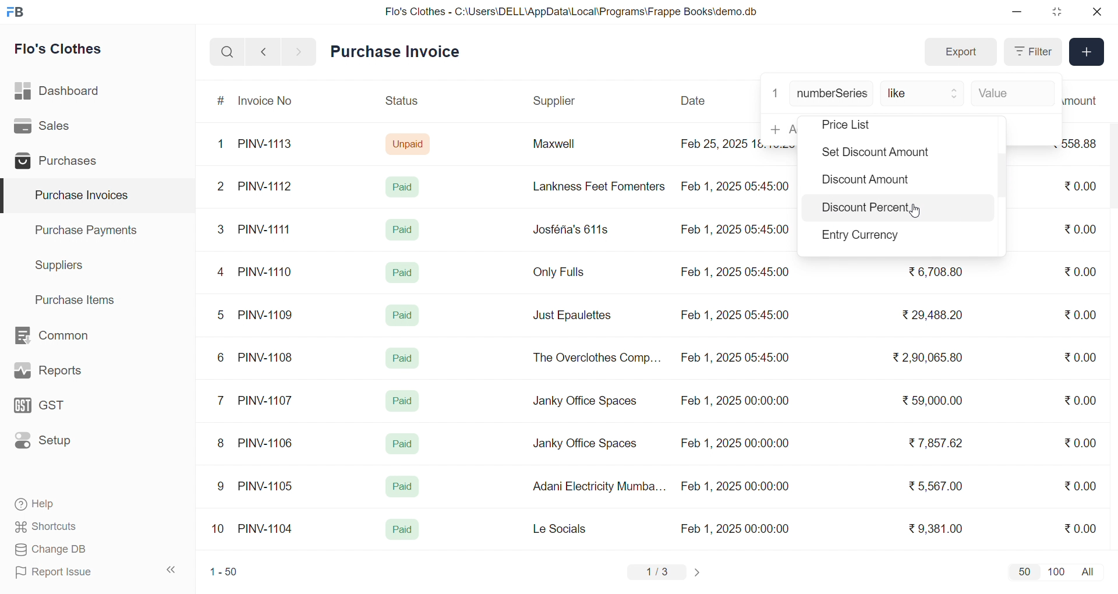 The height and width of the screenshot is (594, 1118). What do you see at coordinates (266, 271) in the screenshot?
I see `PINV-1110` at bounding box center [266, 271].